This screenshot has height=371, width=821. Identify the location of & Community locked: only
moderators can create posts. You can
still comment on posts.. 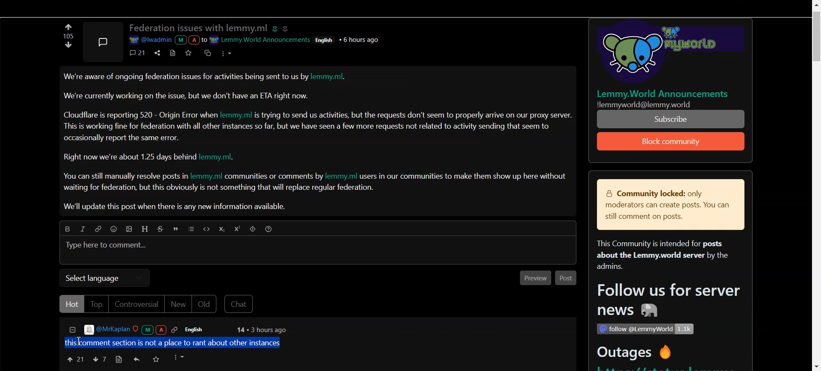
(664, 206).